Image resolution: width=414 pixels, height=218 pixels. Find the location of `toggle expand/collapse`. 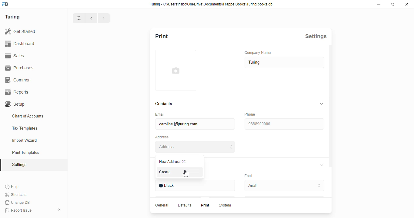

toggle expand/collapse is located at coordinates (322, 165).